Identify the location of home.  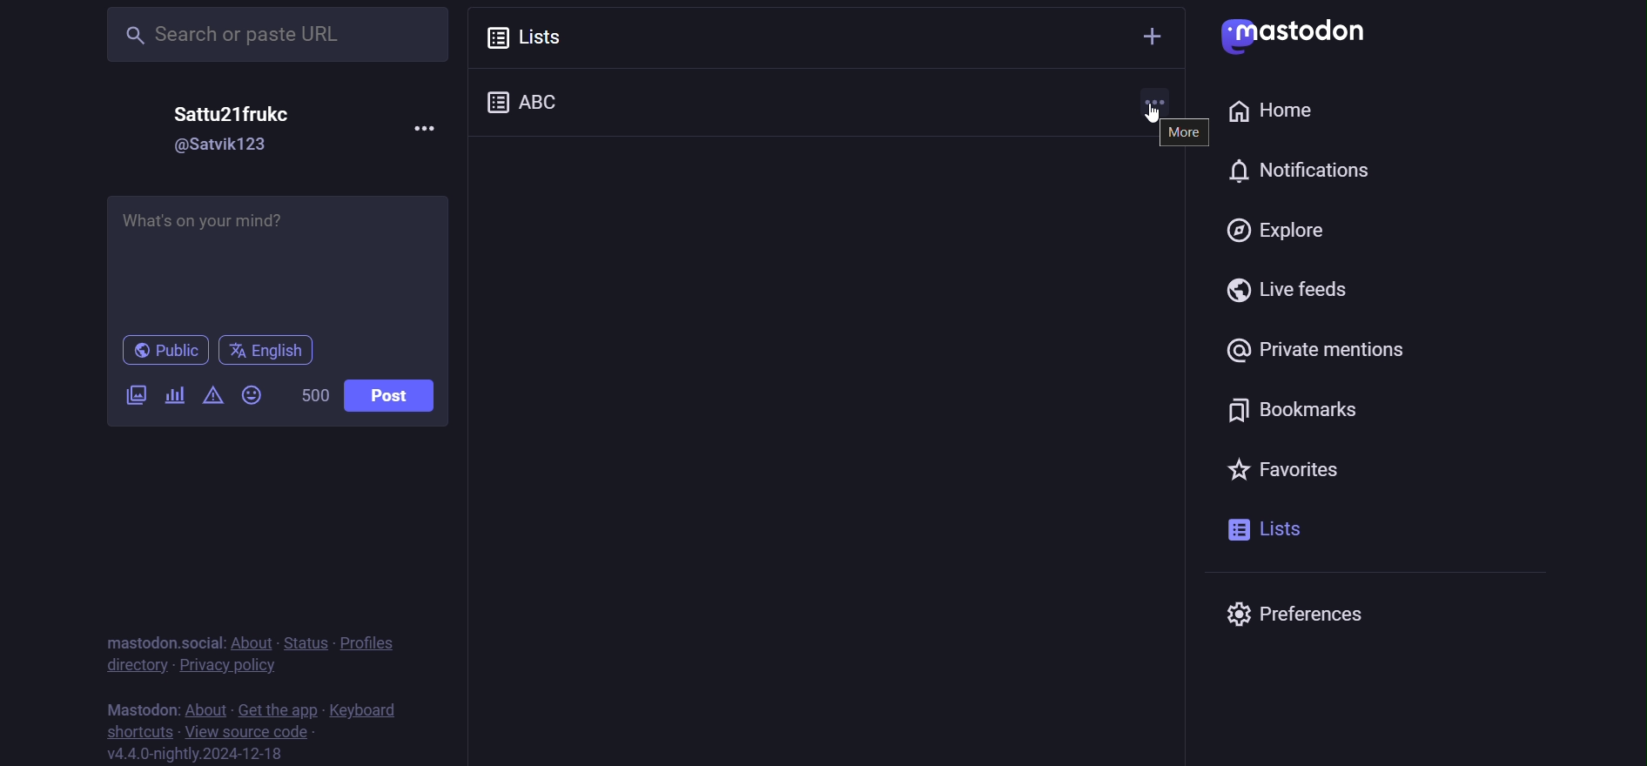
(1269, 111).